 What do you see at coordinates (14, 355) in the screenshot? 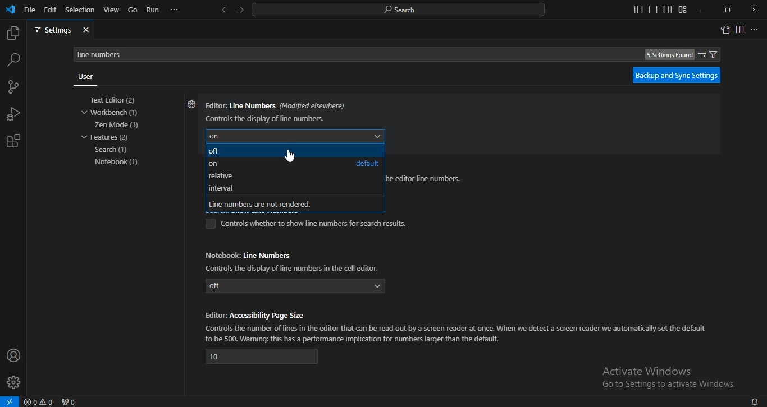
I see `accounts` at bounding box center [14, 355].